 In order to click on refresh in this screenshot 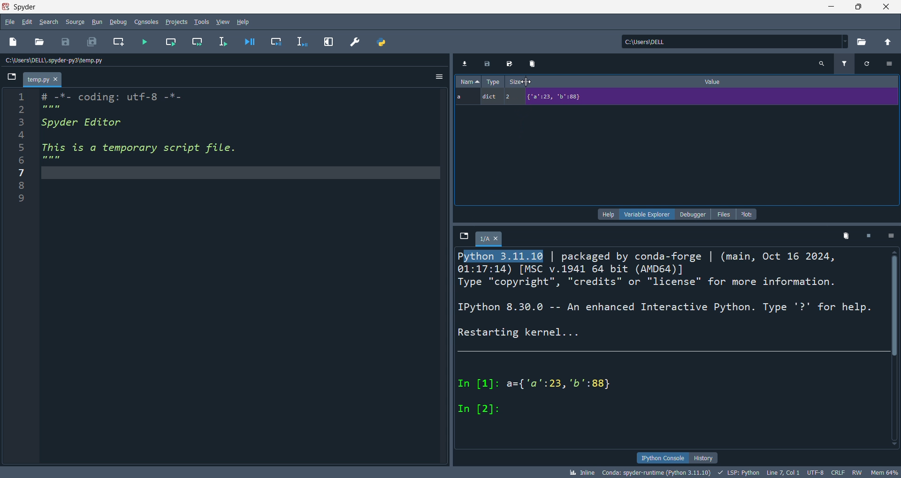, I will do `click(868, 64)`.